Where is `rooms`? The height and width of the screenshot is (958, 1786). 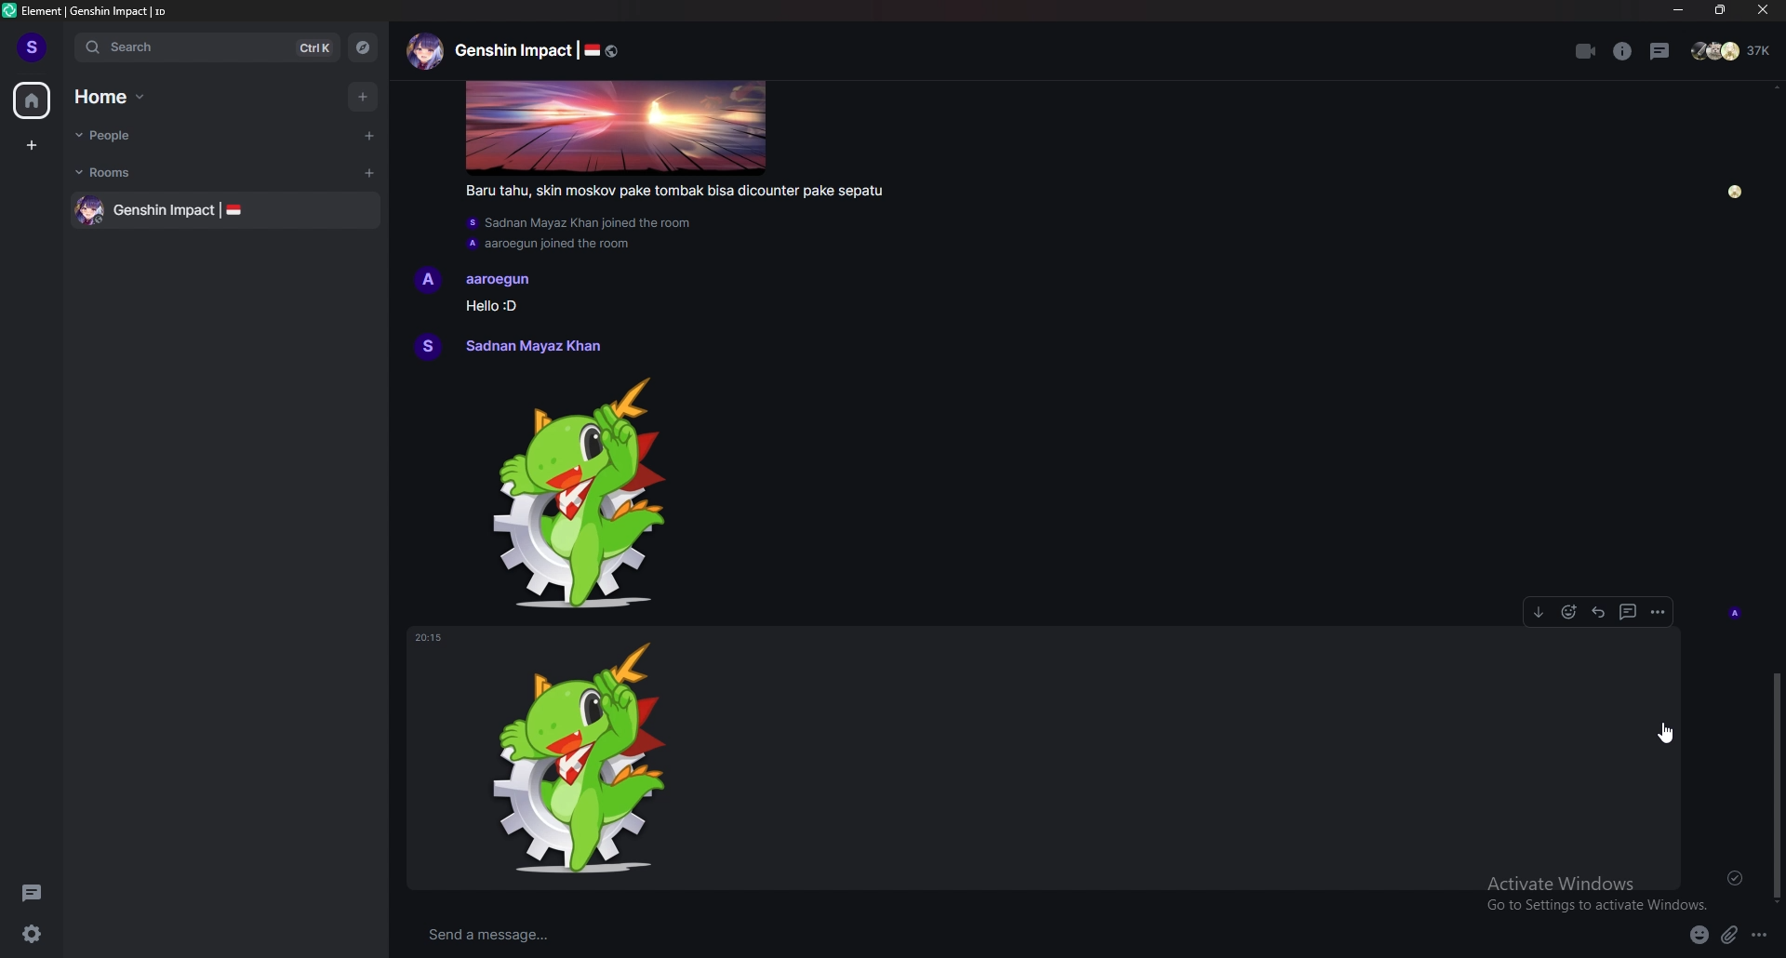
rooms is located at coordinates (126, 172).